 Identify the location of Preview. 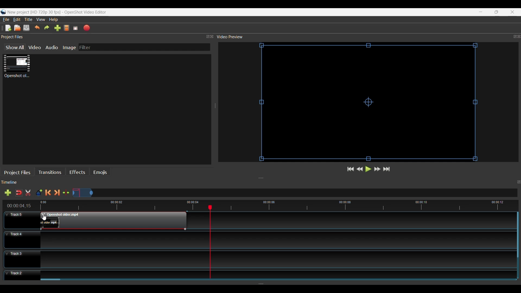
(360, 170).